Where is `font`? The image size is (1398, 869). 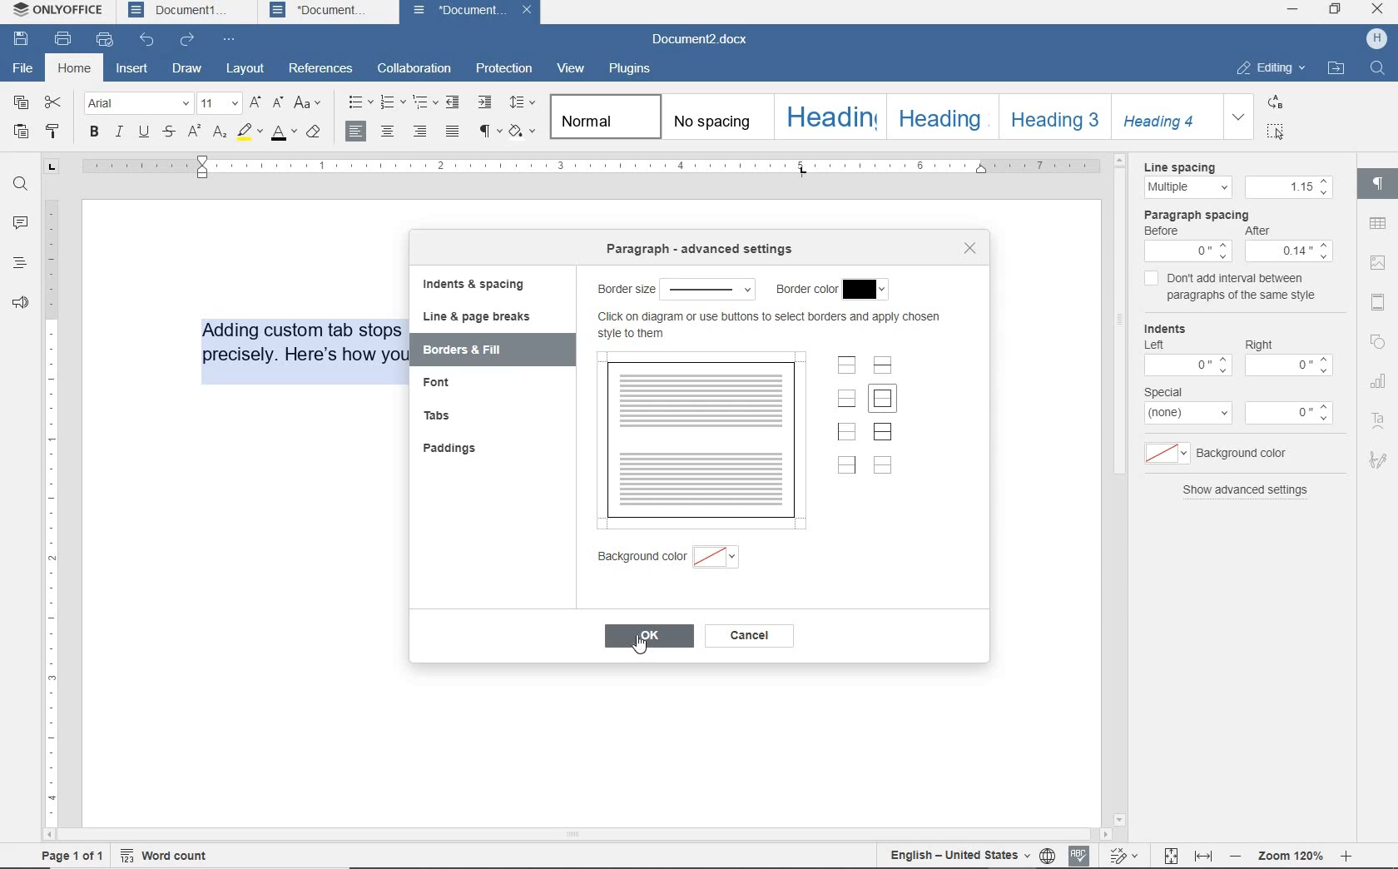
font is located at coordinates (444, 382).